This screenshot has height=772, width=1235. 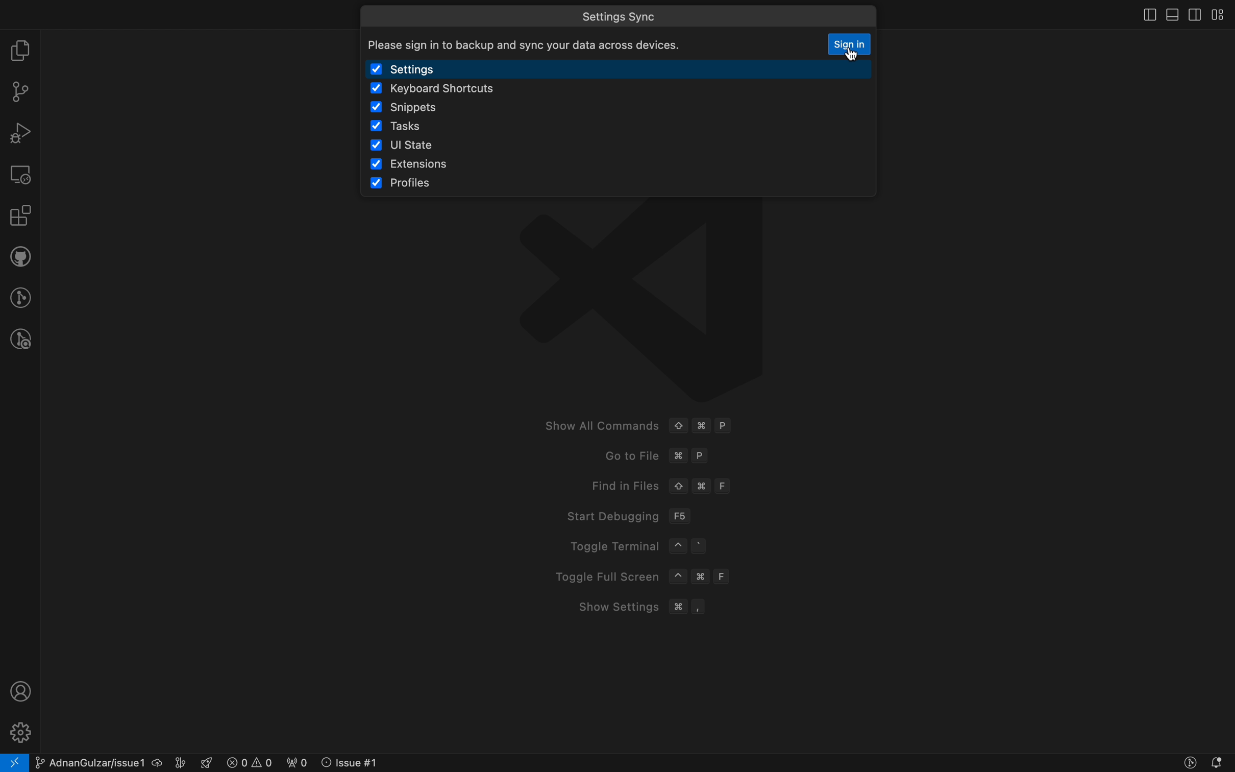 I want to click on extensions, so click(x=419, y=165).